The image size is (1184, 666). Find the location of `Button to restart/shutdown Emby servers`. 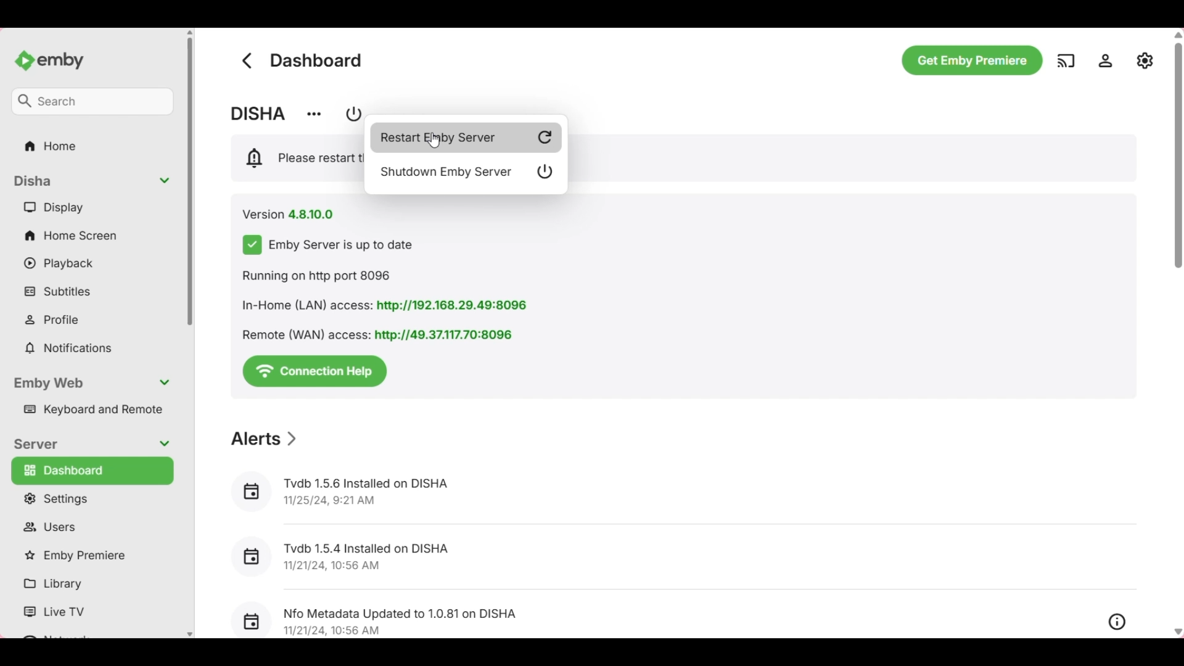

Button to restart/shutdown Emby servers is located at coordinates (350, 113).